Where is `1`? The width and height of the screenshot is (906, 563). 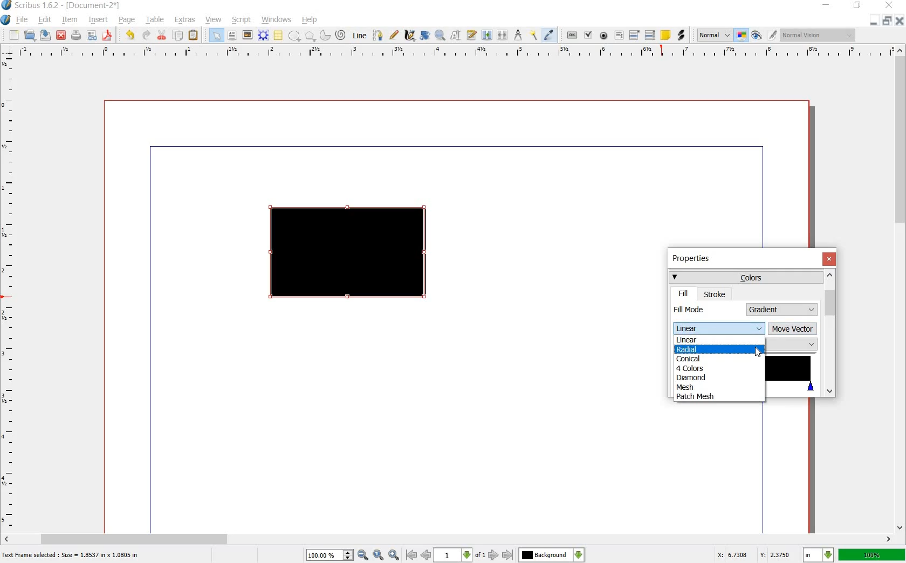
1 is located at coordinates (452, 555).